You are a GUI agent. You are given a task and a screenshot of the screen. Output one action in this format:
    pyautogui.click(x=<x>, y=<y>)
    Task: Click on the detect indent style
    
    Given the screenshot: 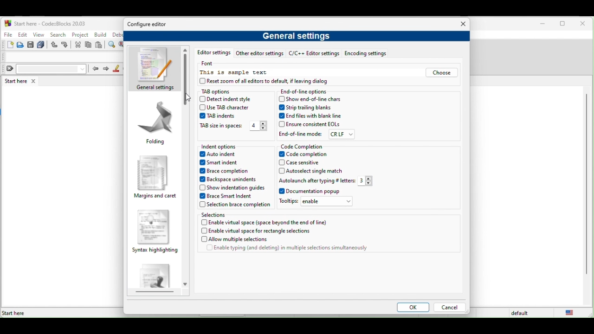 What is the action you would take?
    pyautogui.click(x=234, y=100)
    